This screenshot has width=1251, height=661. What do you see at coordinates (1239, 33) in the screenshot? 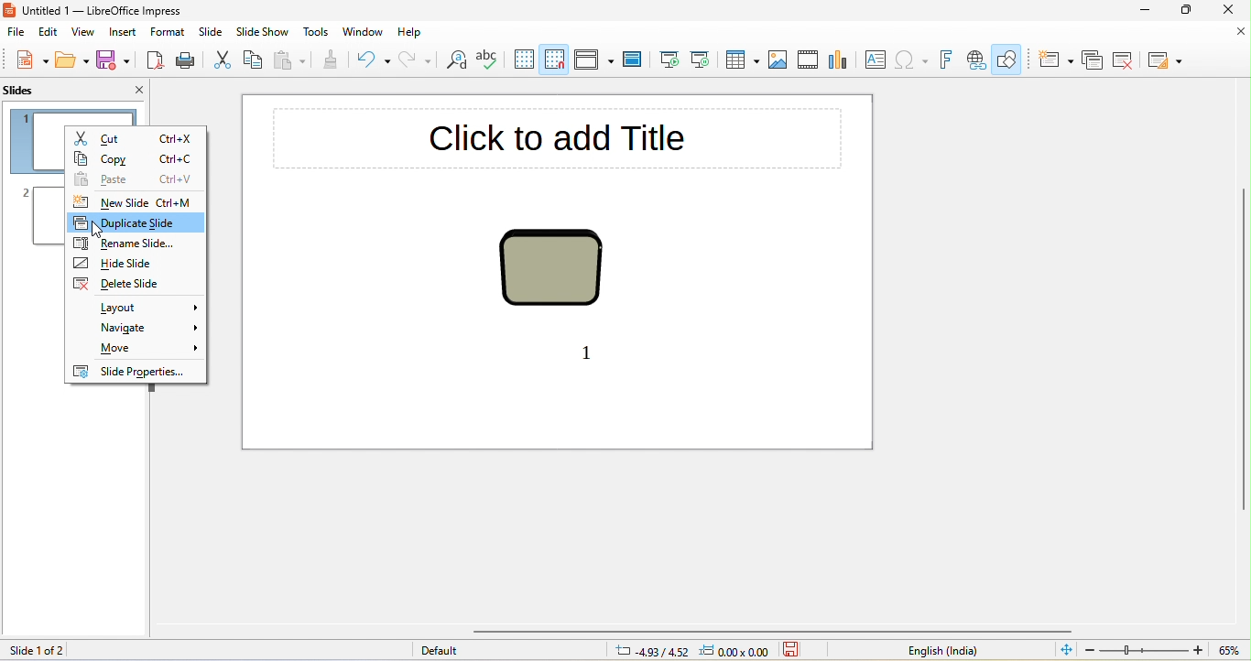
I see `close` at bounding box center [1239, 33].